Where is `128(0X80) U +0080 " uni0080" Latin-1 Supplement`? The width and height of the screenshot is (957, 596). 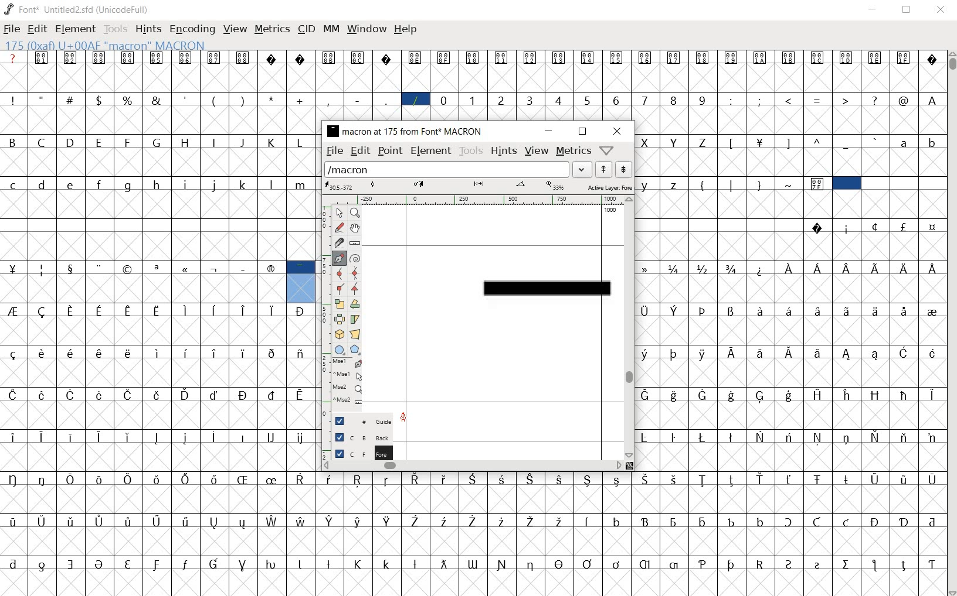
128(0X80) U +0080 " uni0080" Latin-1 Supplement is located at coordinates (132, 44).